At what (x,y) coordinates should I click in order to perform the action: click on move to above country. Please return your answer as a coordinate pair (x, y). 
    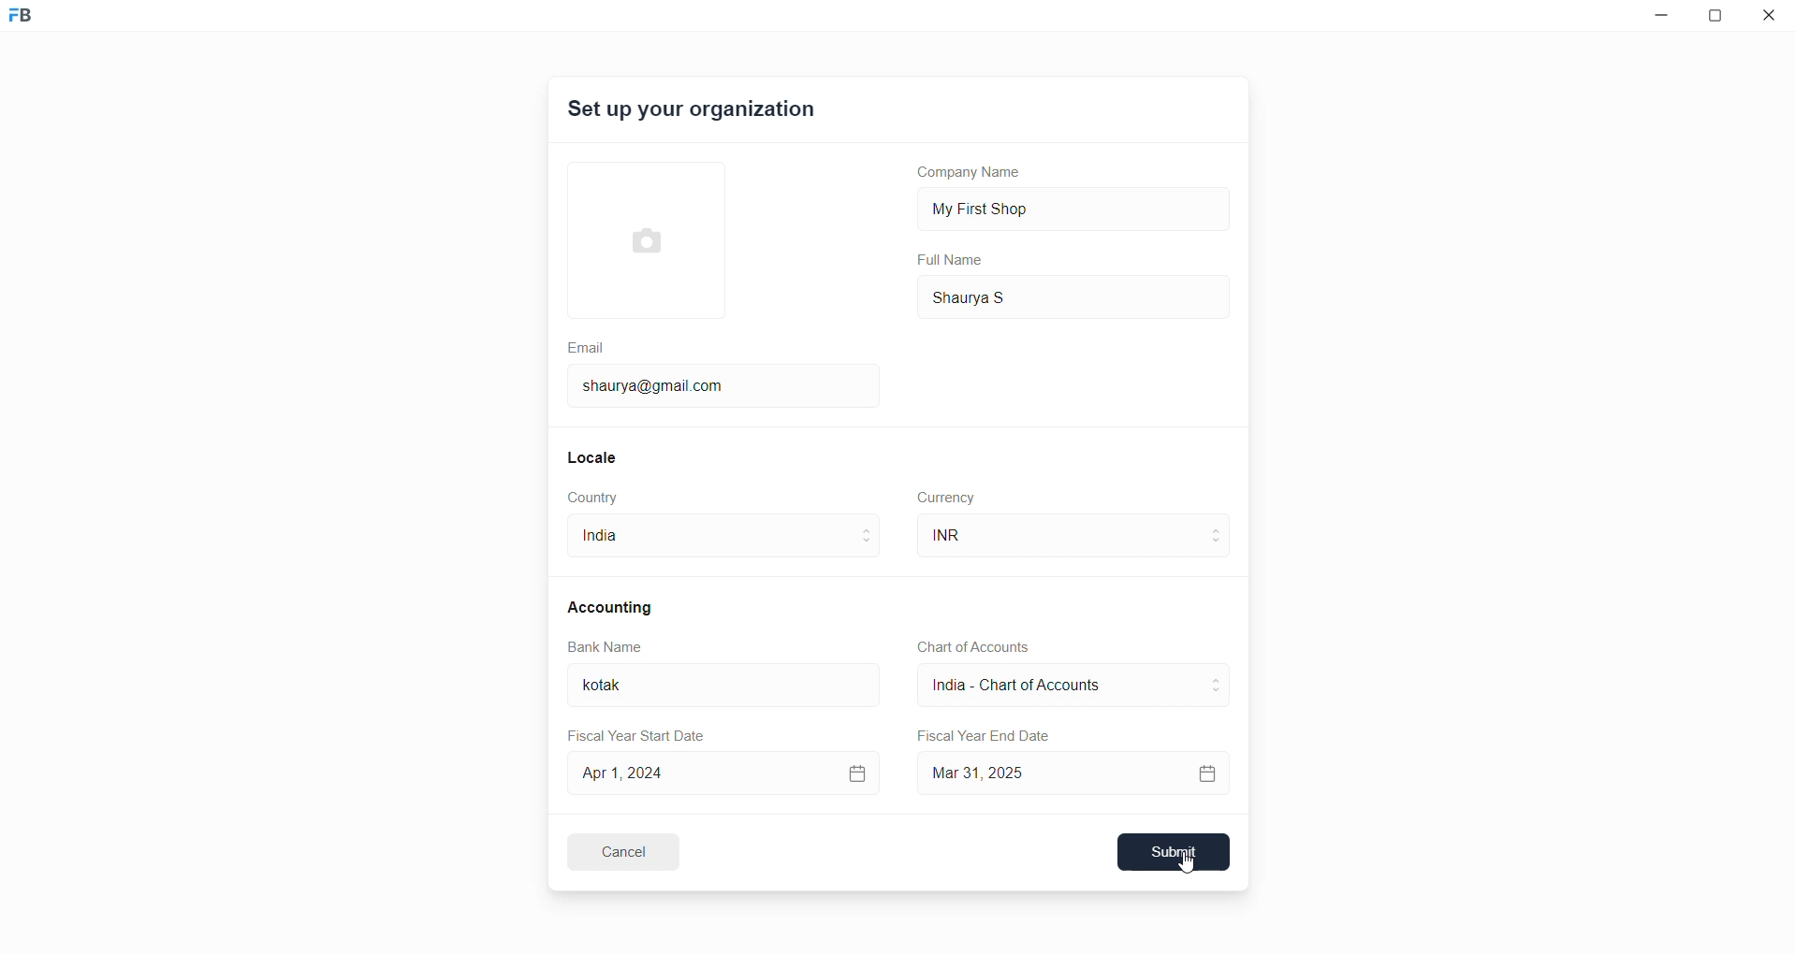
    Looking at the image, I should click on (870, 528).